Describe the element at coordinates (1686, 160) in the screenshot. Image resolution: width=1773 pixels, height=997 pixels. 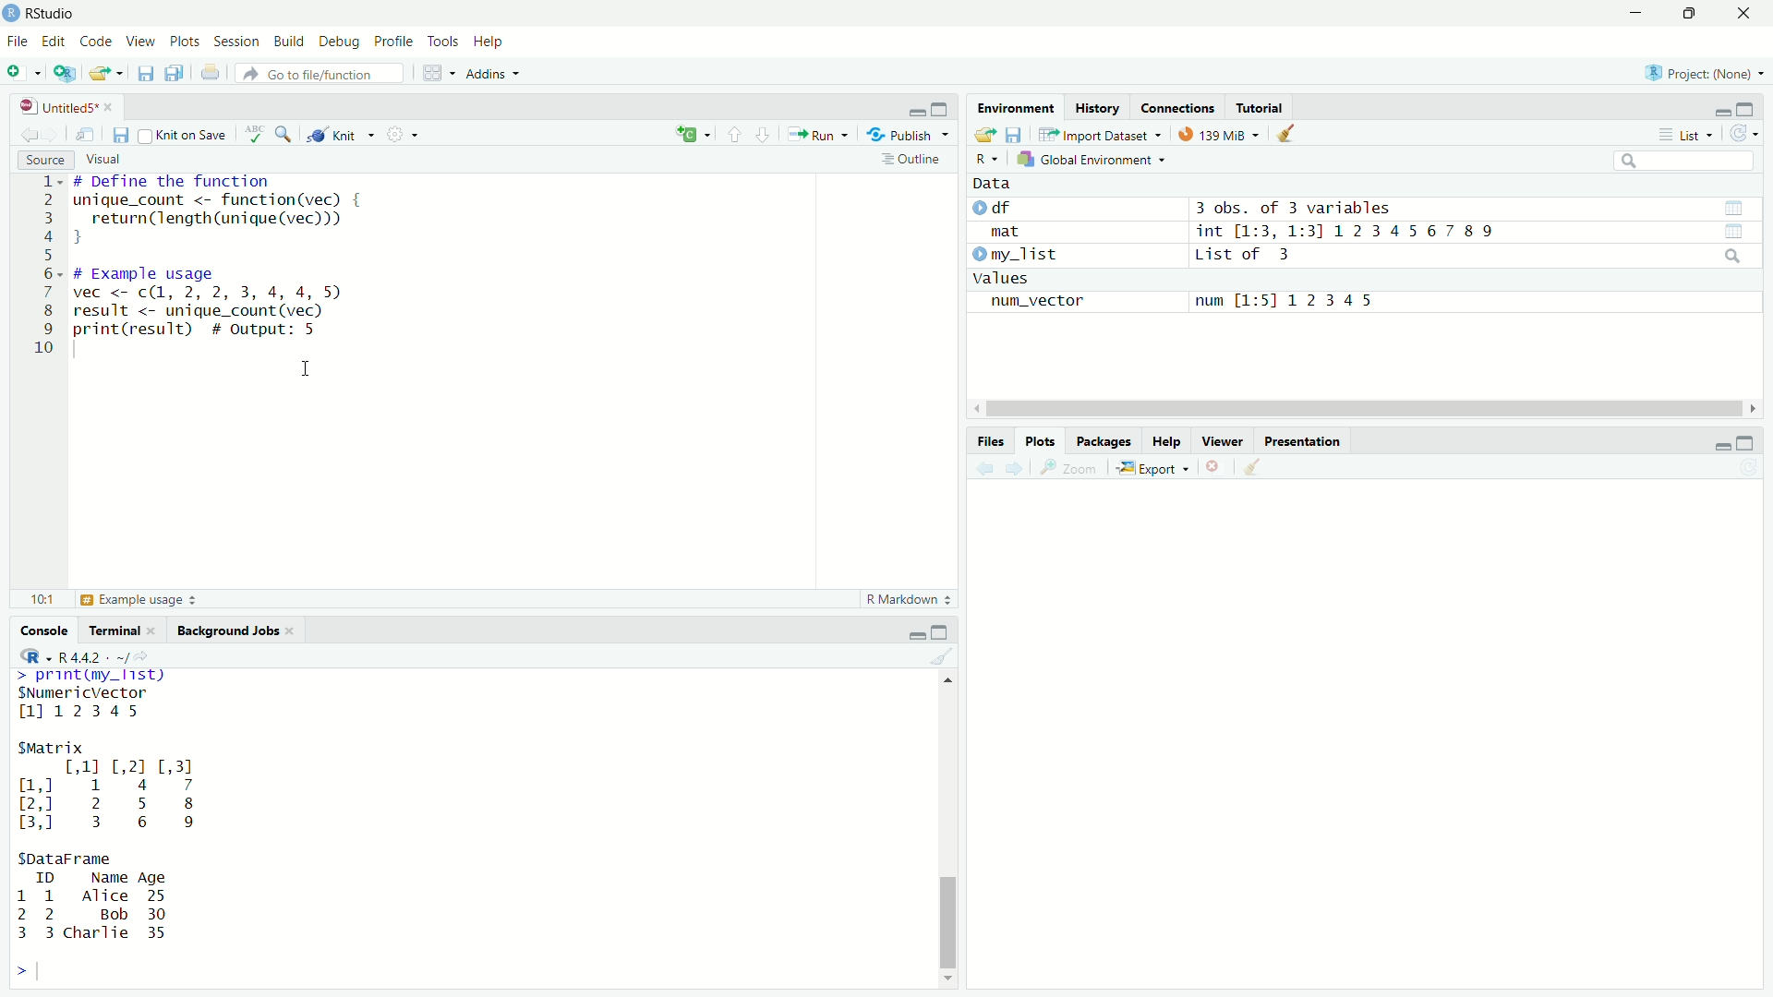
I see `search bar` at that location.